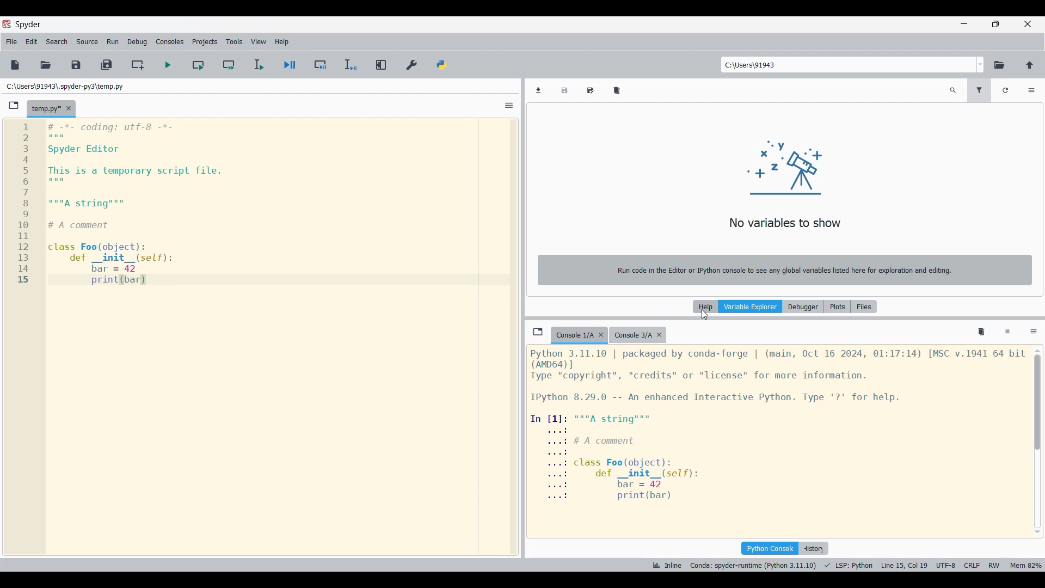  I want to click on Source menu, so click(88, 40).